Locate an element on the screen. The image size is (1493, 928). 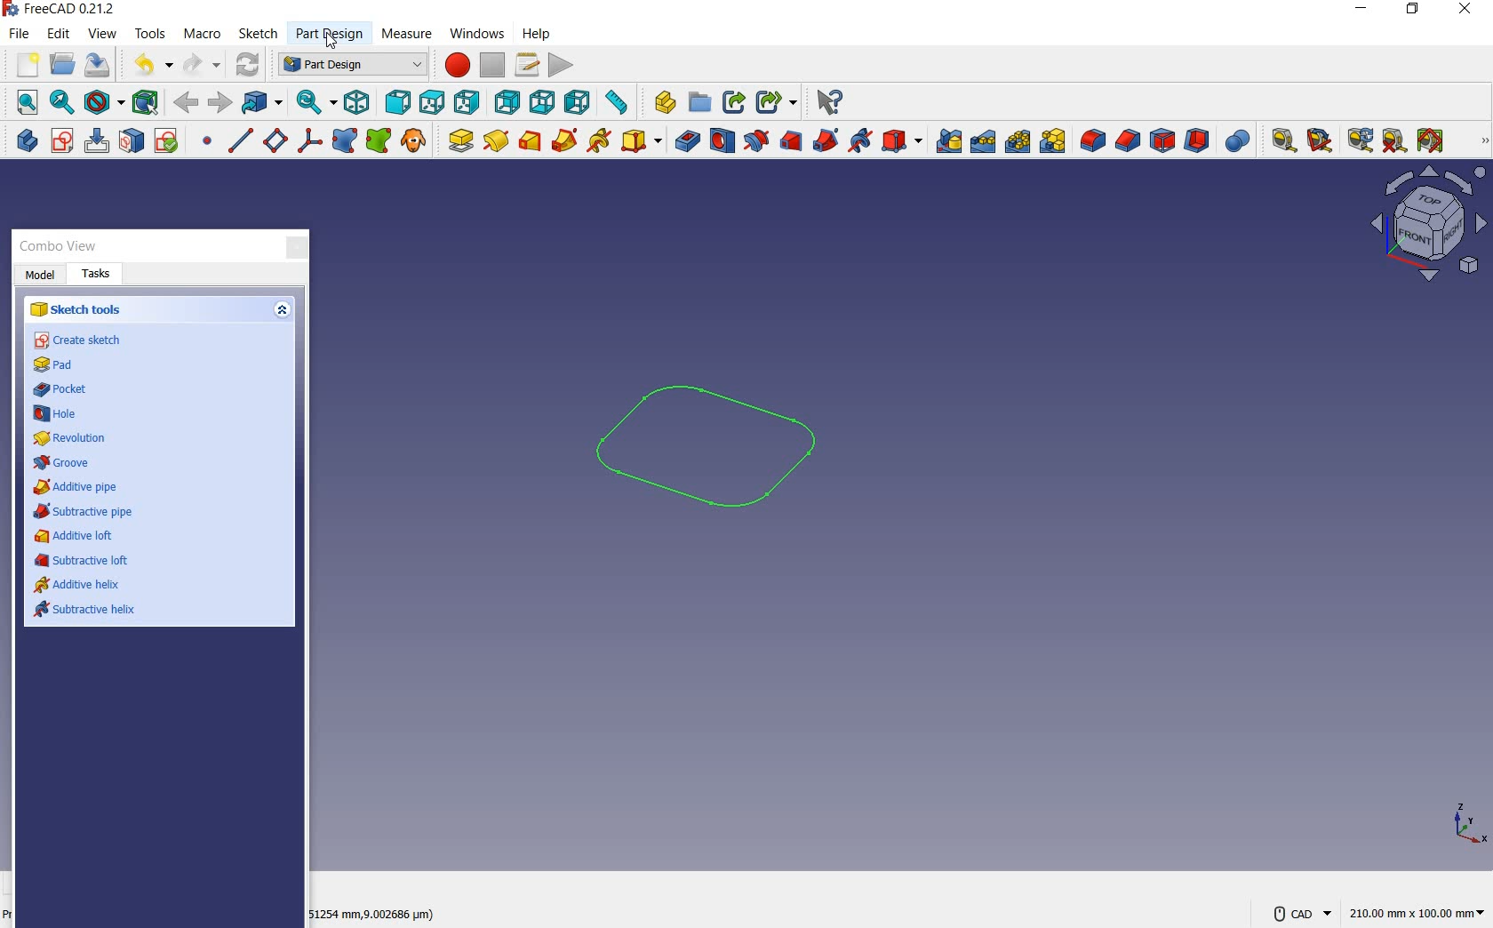
new is located at coordinates (22, 63).